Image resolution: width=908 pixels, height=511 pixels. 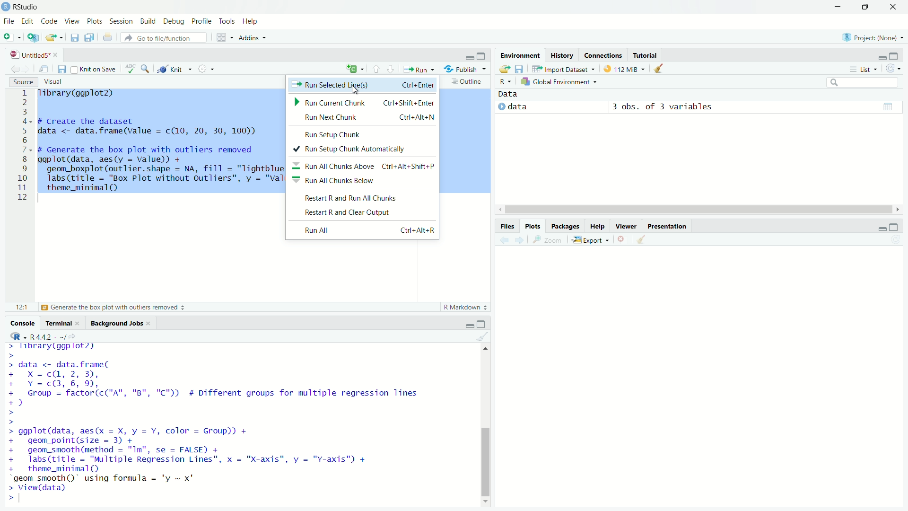 What do you see at coordinates (564, 226) in the screenshot?
I see `Packages` at bounding box center [564, 226].